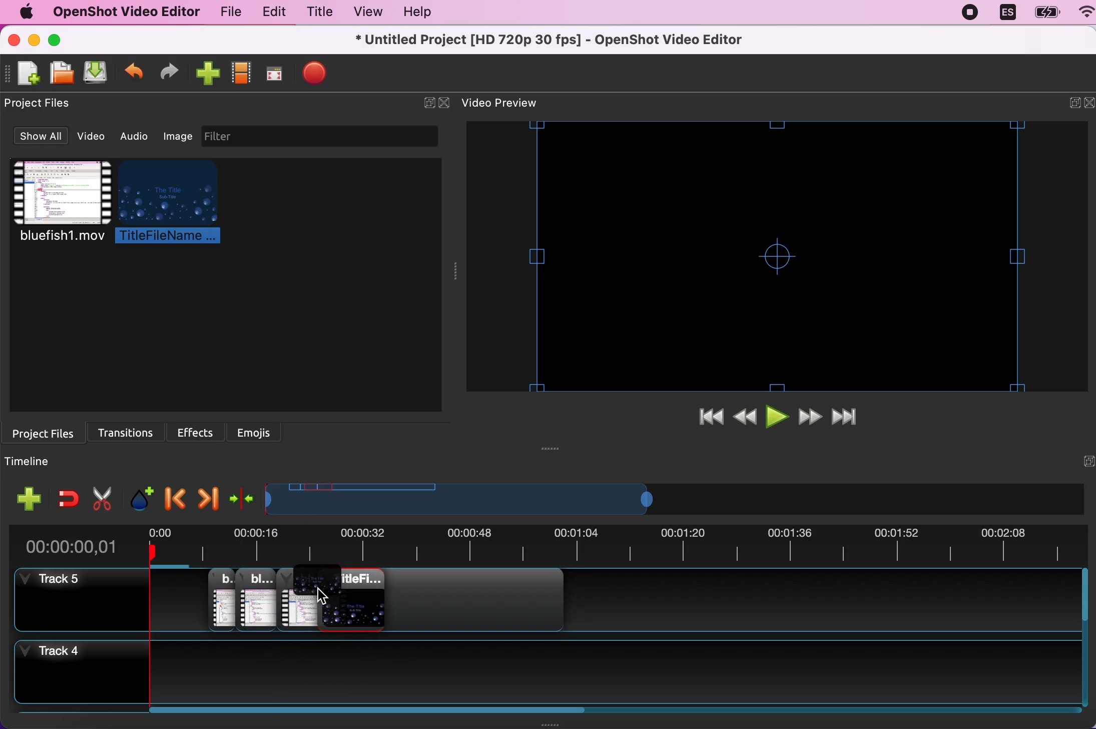 Image resolution: width=1096 pixels, height=729 pixels. Describe the element at coordinates (94, 73) in the screenshot. I see `save project` at that location.